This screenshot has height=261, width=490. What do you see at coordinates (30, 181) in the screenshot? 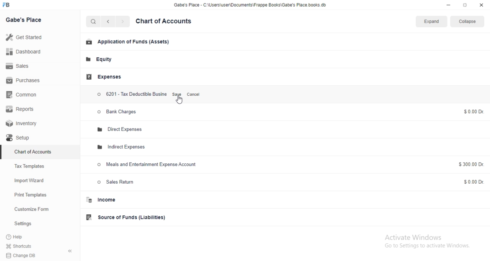
I see `Import Wizard` at bounding box center [30, 181].